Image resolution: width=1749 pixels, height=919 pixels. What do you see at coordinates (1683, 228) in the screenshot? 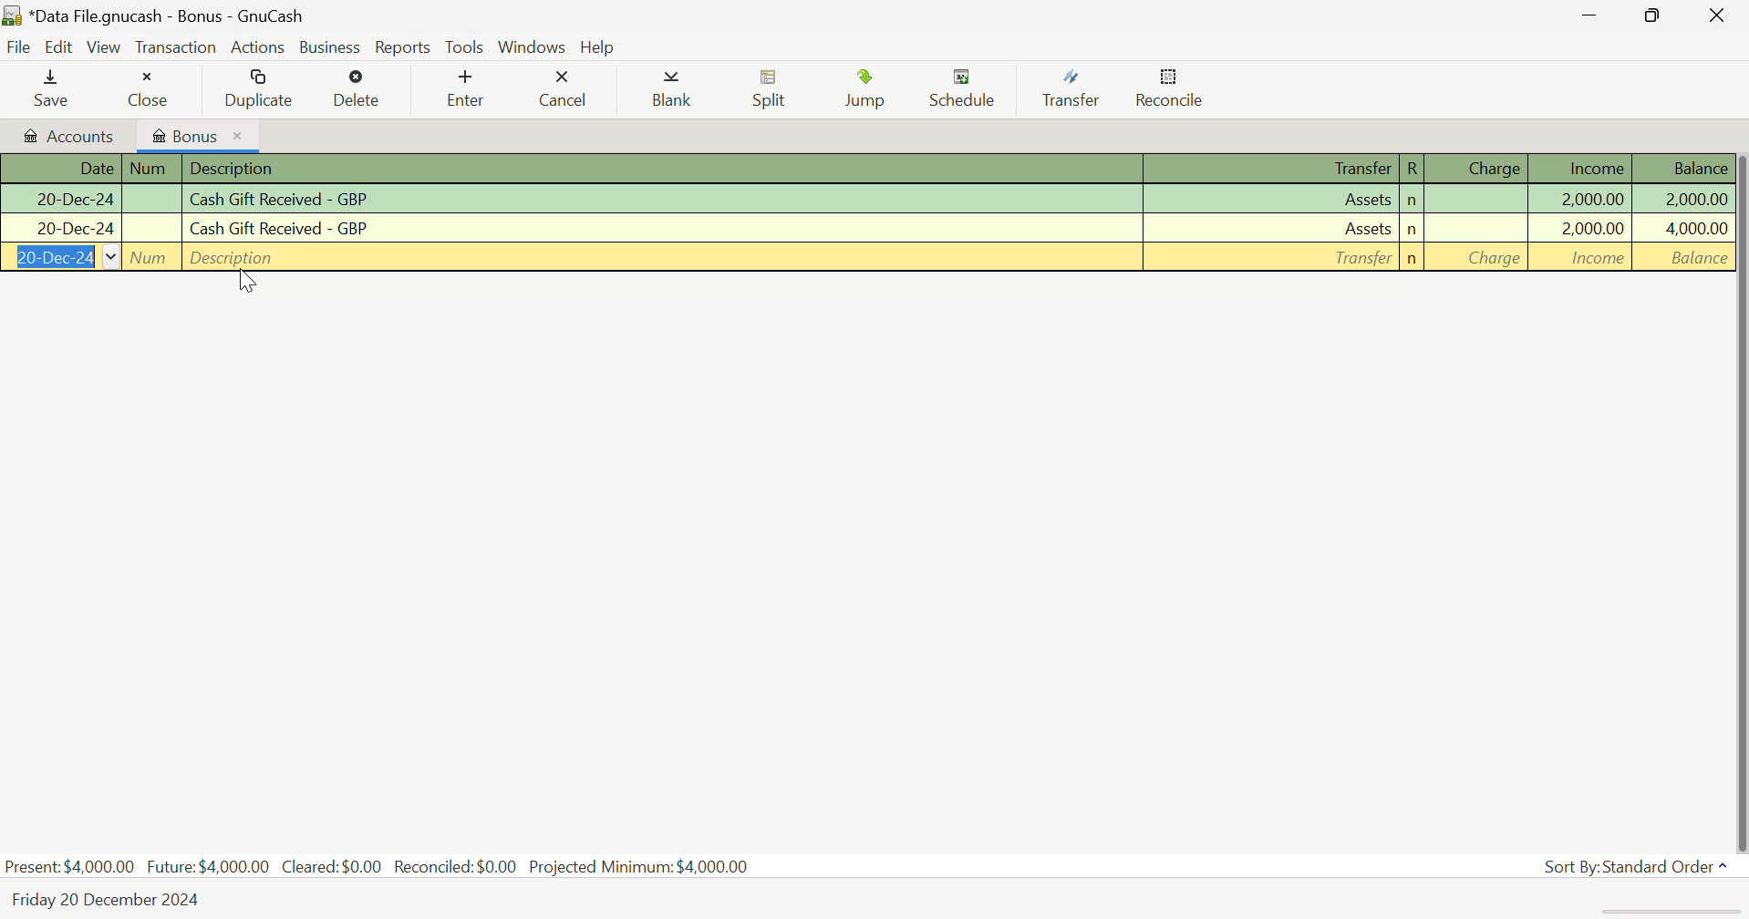
I see `Balance` at bounding box center [1683, 228].